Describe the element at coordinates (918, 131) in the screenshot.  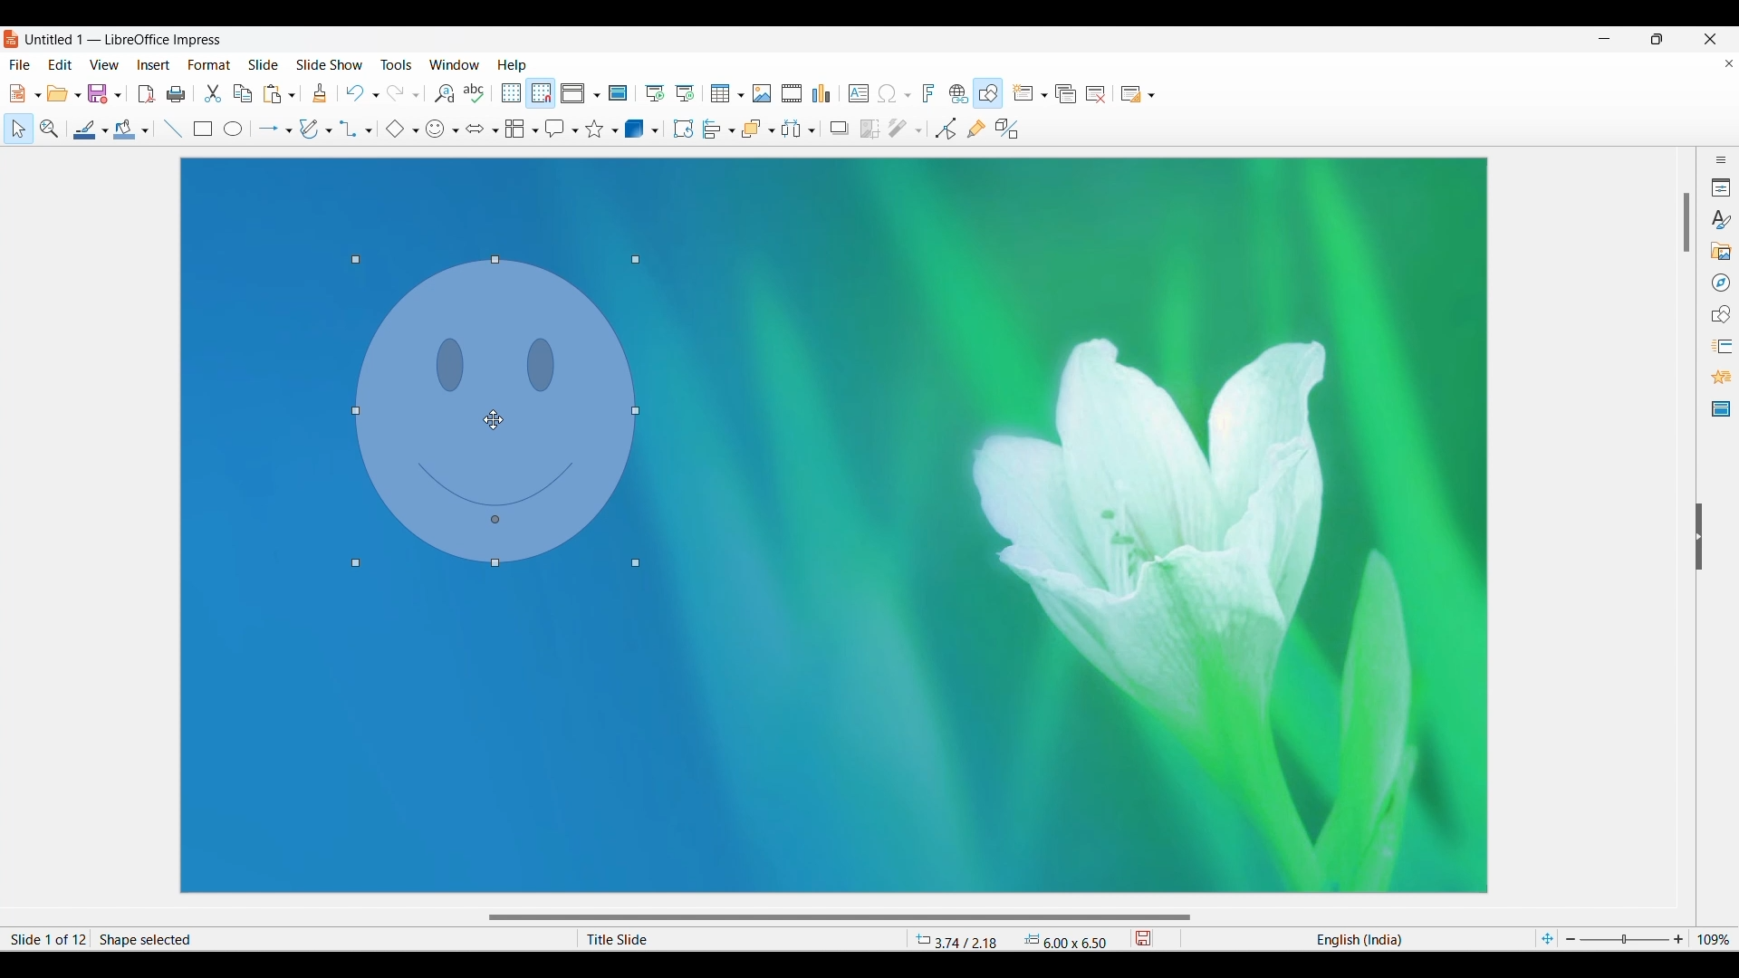
I see `Filter options` at that location.